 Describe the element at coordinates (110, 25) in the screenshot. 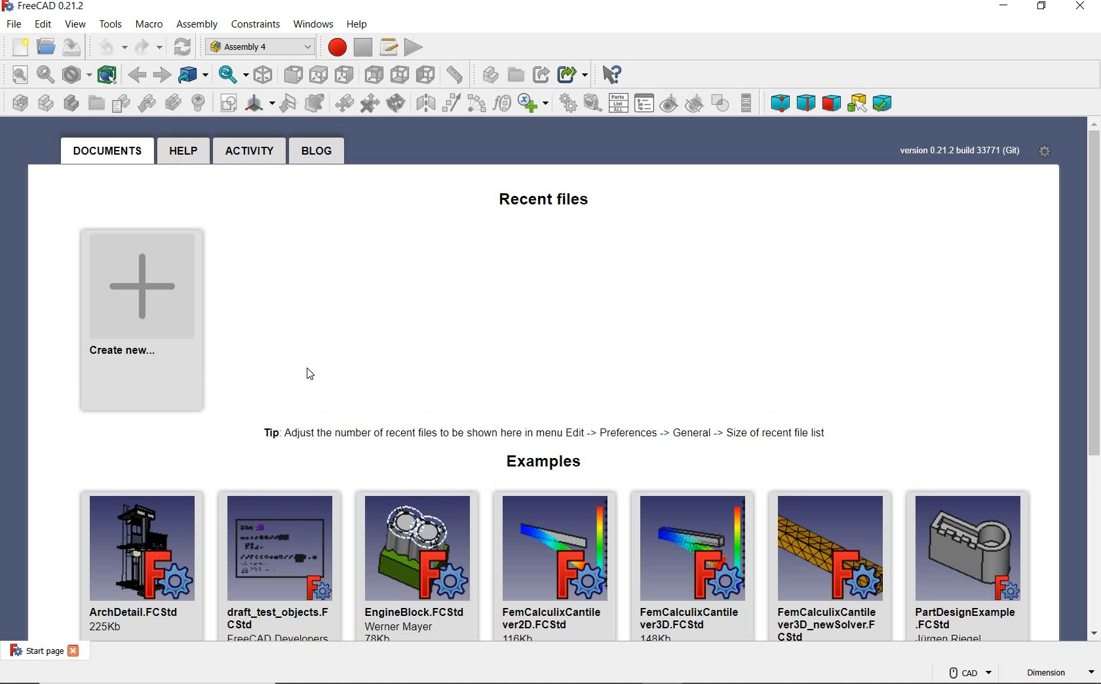

I see `tools` at that location.